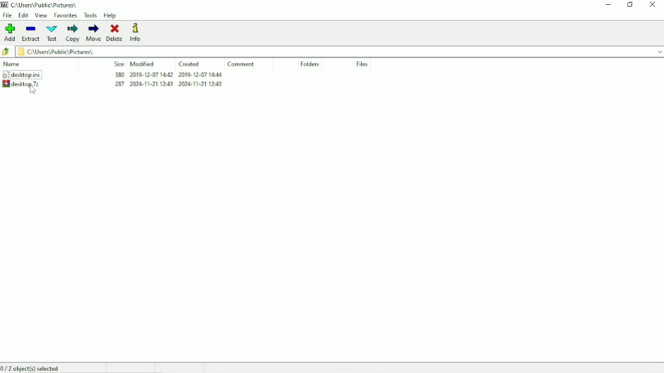 The width and height of the screenshot is (664, 373). I want to click on Size, so click(119, 64).